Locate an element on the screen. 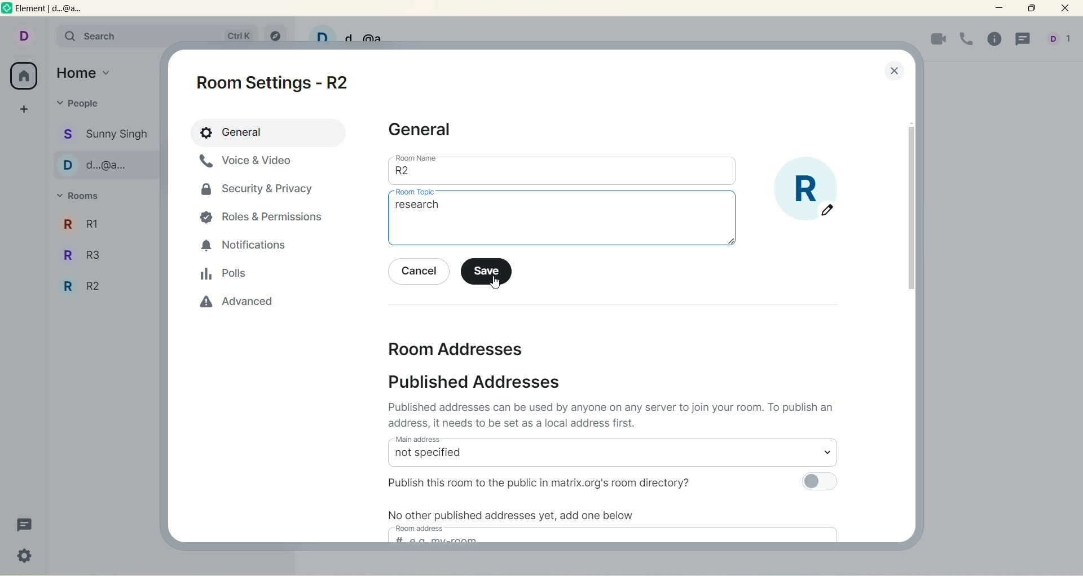  vertical scroll bar is located at coordinates (909, 209).